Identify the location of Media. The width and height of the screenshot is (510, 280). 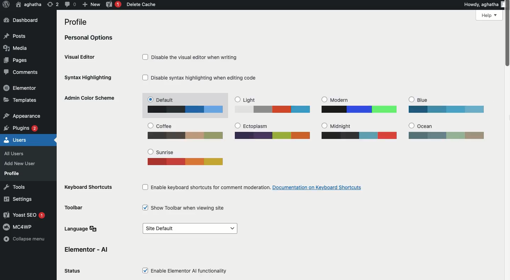
(15, 48).